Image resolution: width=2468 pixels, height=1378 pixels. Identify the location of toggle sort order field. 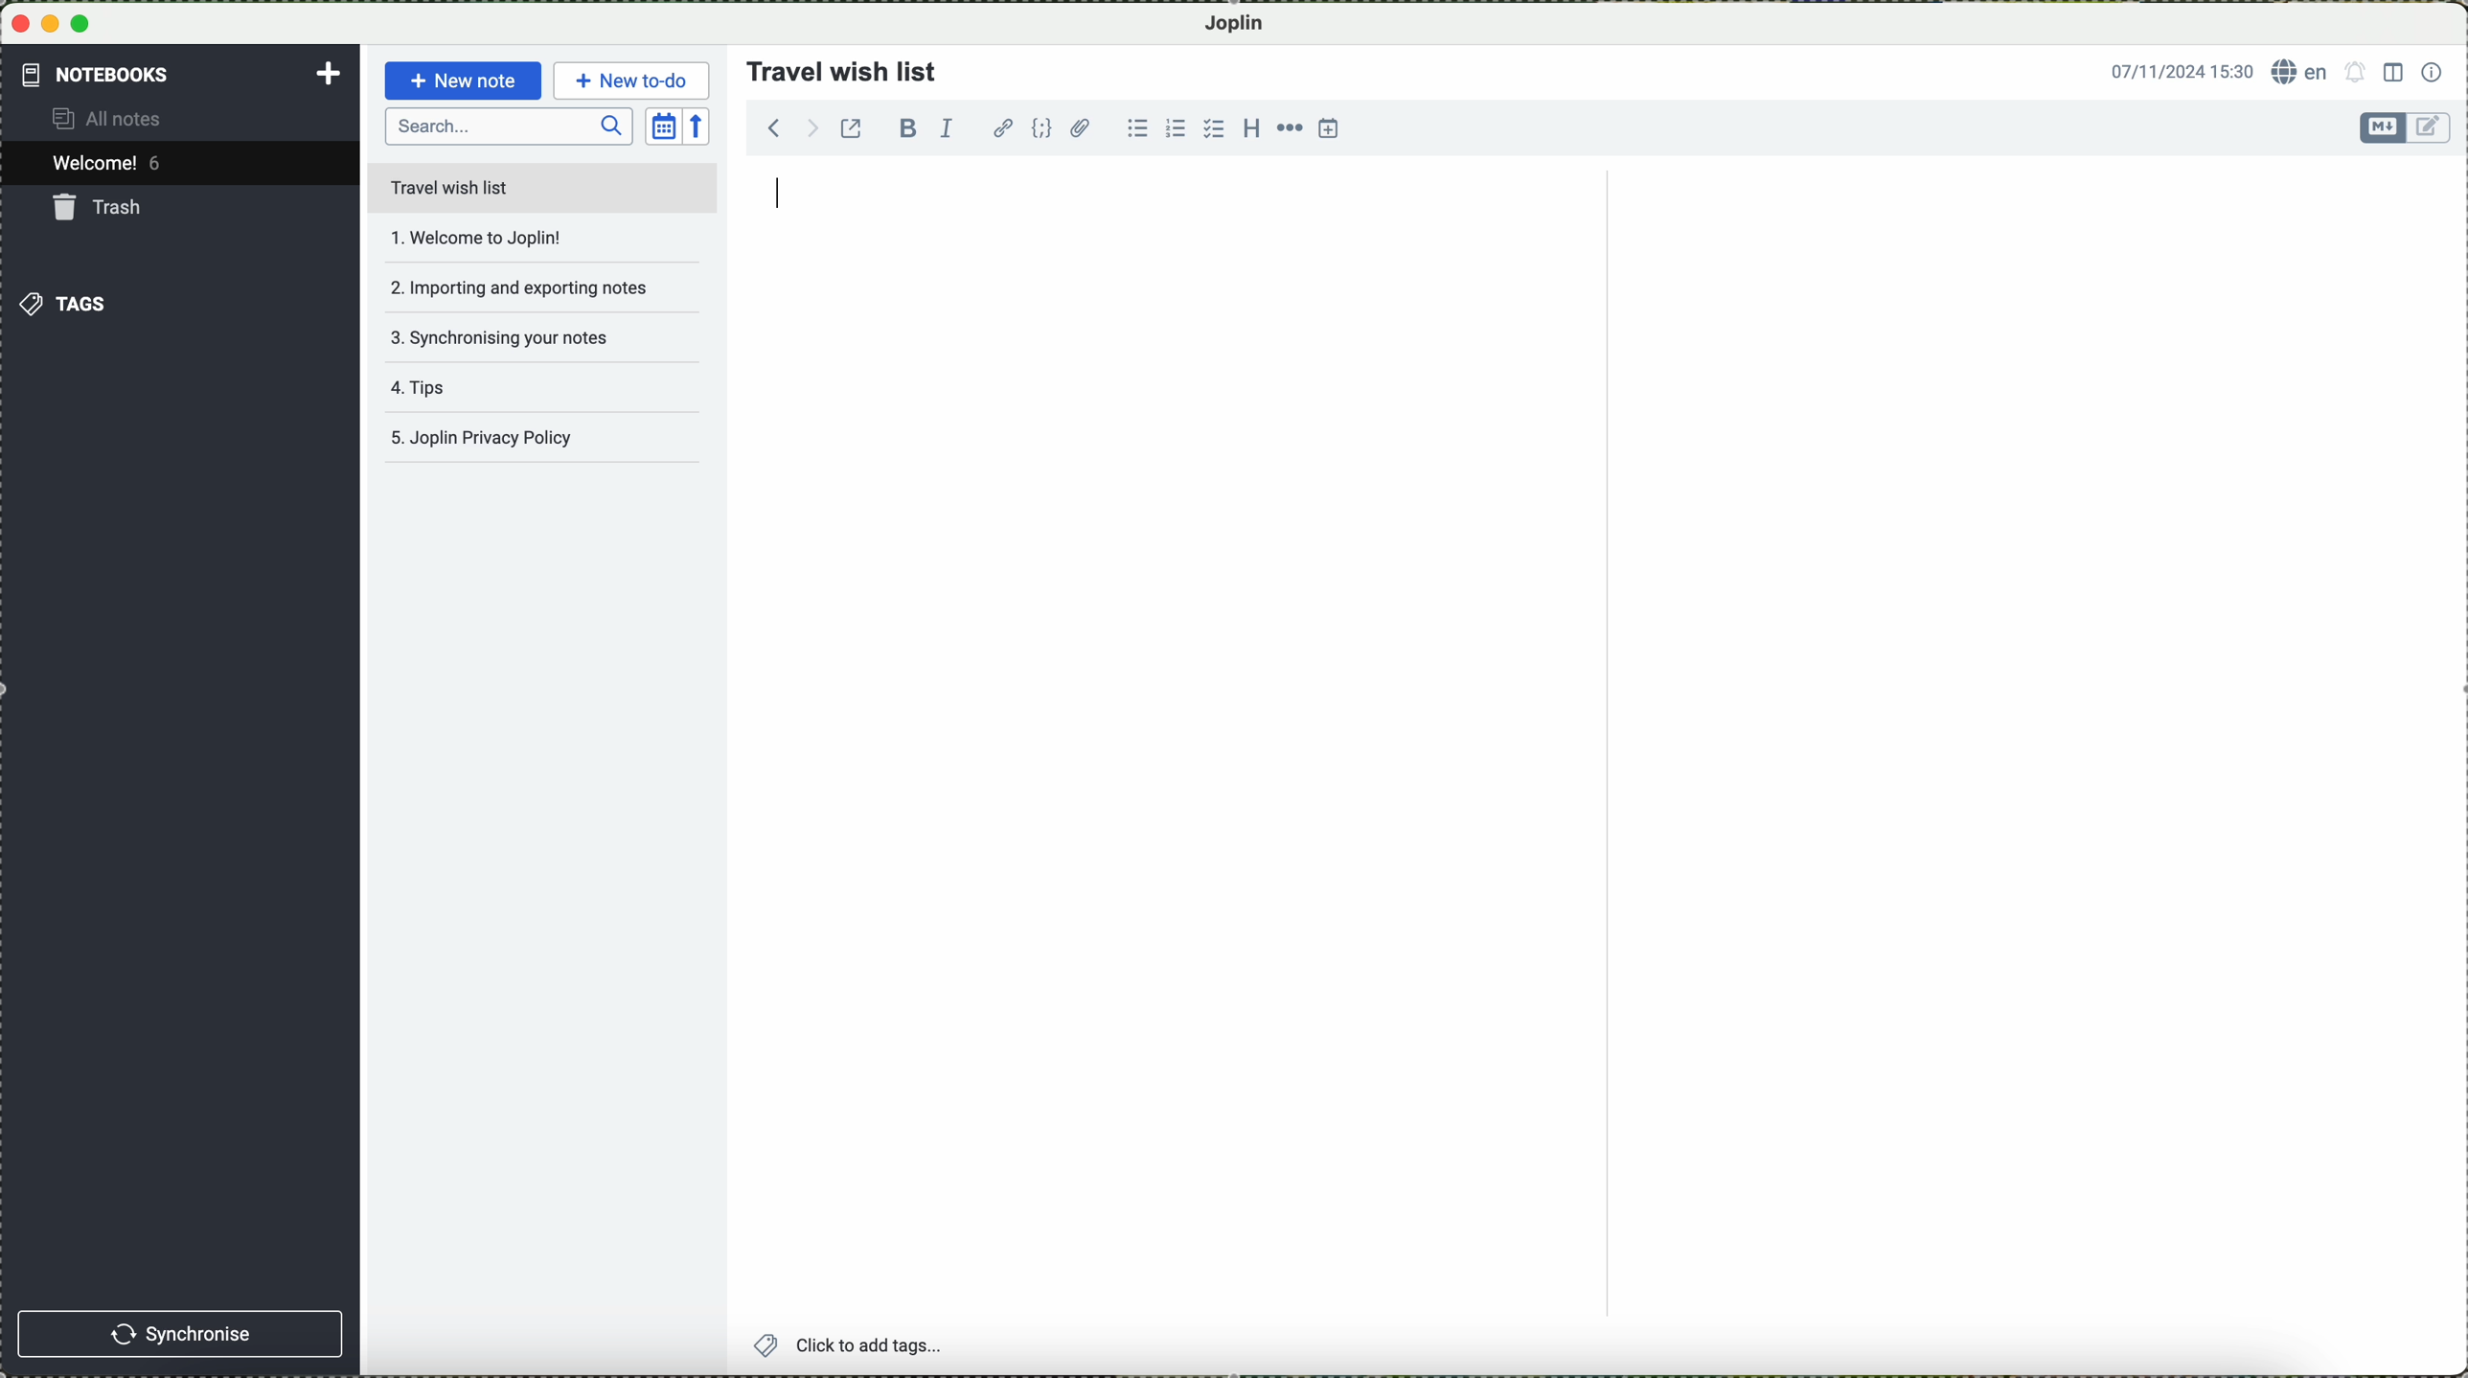
(662, 125).